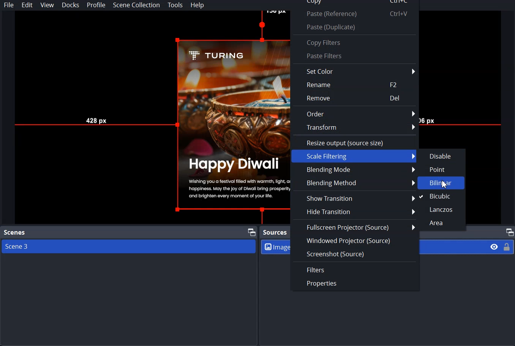  Describe the element at coordinates (353, 156) in the screenshot. I see `Scale filtering` at that location.